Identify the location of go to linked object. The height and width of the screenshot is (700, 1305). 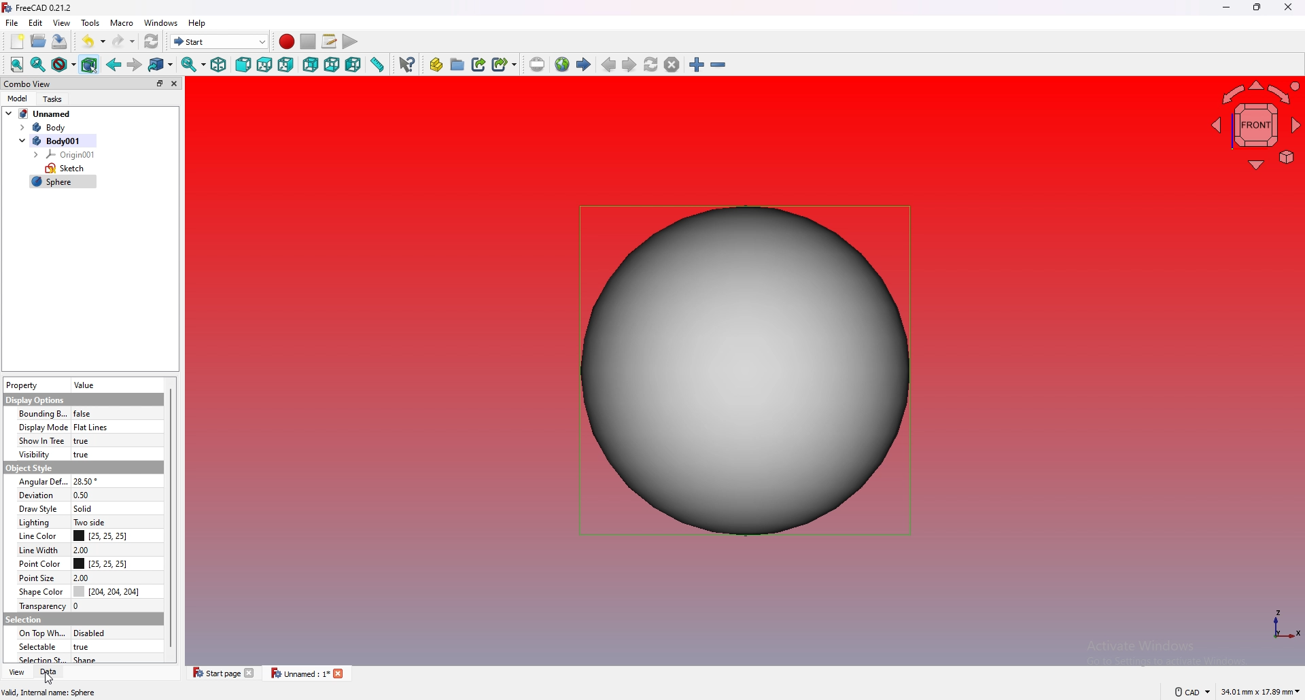
(161, 65).